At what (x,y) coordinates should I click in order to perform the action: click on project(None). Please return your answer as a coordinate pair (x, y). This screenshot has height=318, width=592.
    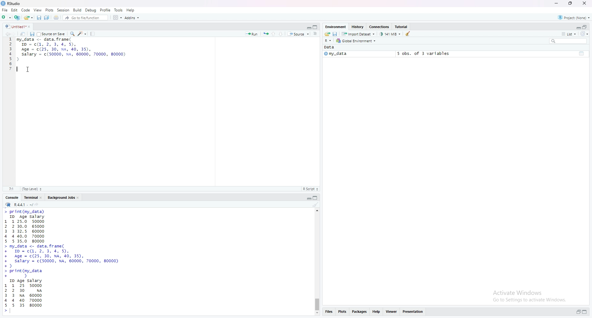
    Looking at the image, I should click on (575, 18).